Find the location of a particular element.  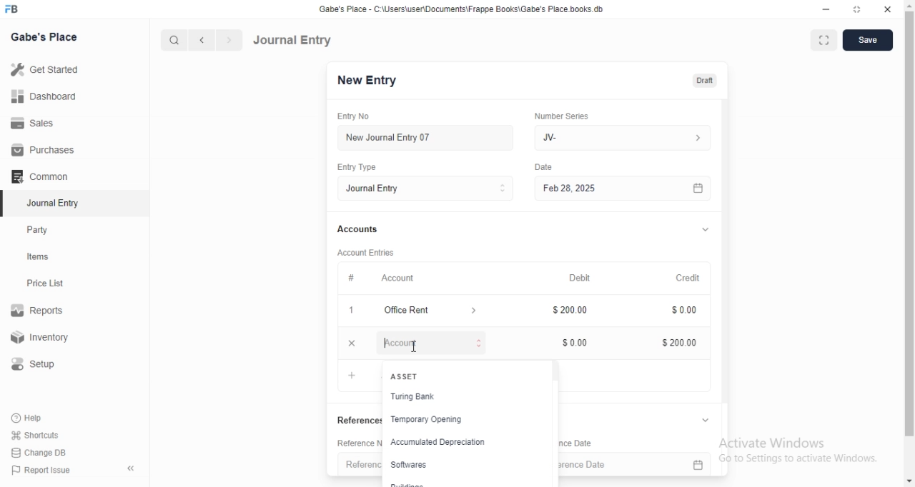

New Journal Entry 07 is located at coordinates (393, 138).